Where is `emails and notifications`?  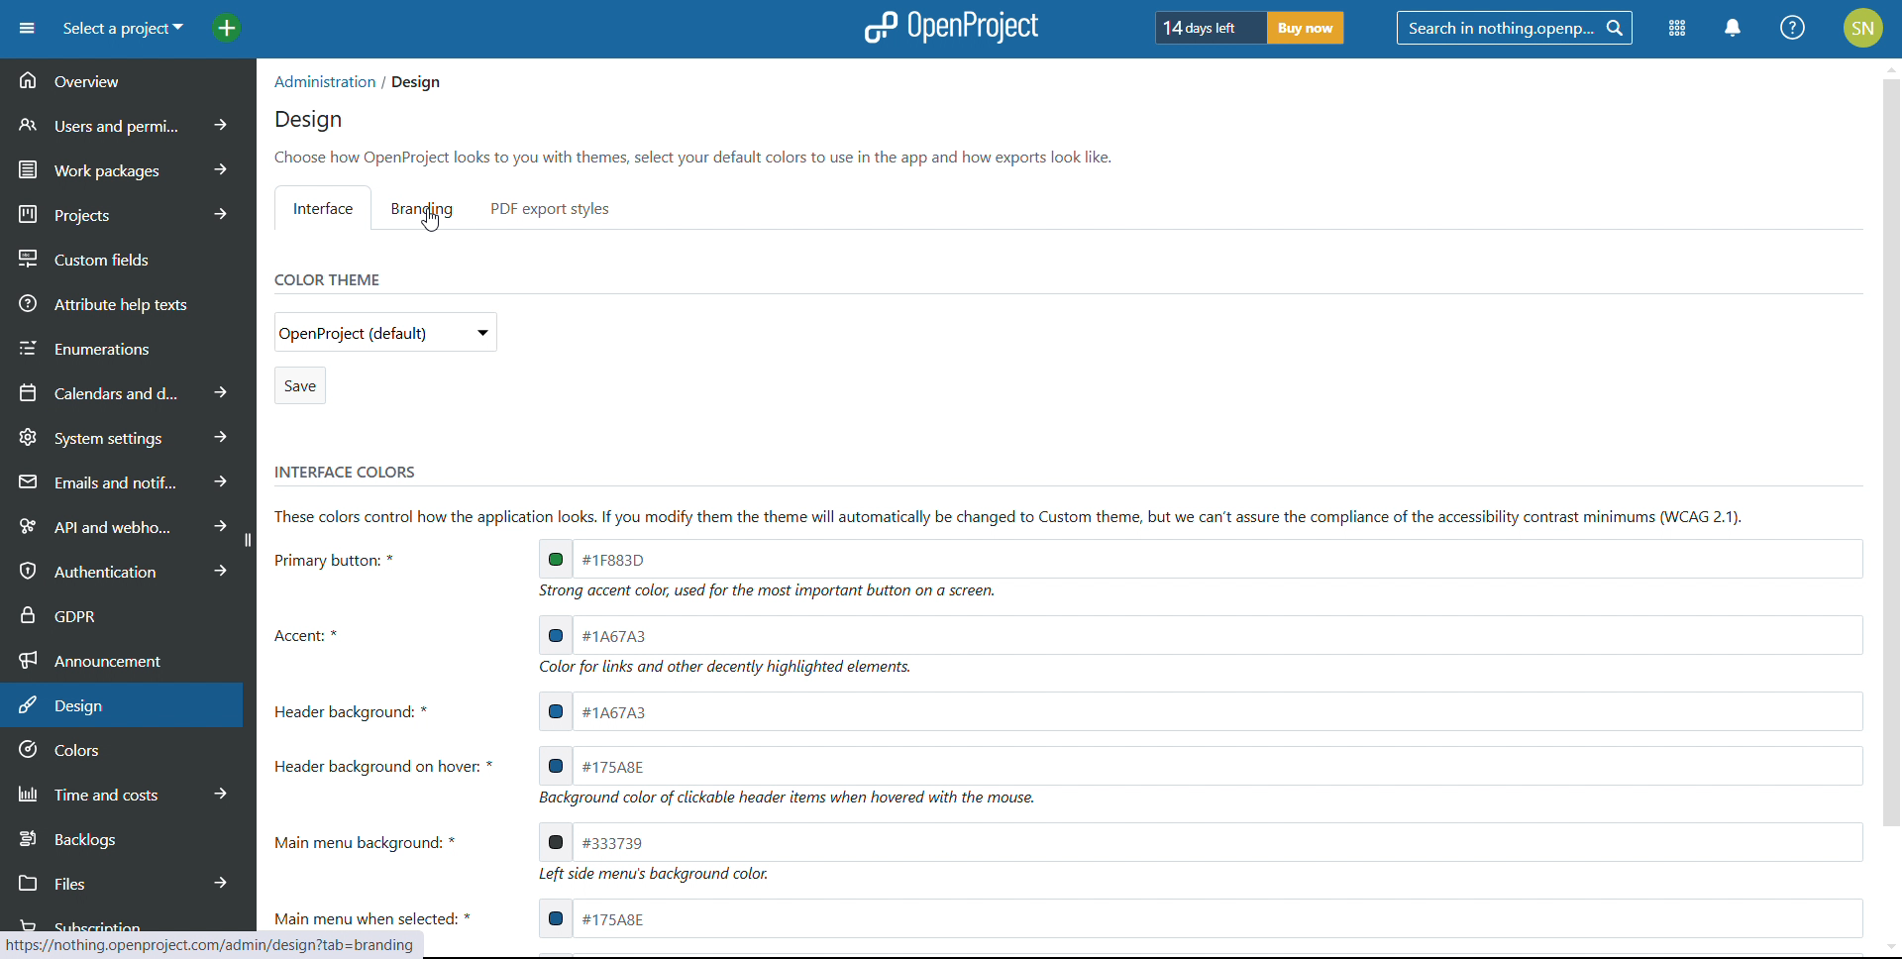 emails and notifications is located at coordinates (124, 480).